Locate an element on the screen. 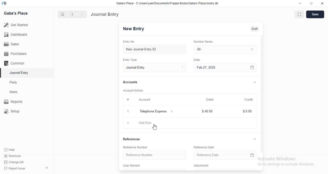 This screenshot has width=328, height=174. Purchases is located at coordinates (14, 53).